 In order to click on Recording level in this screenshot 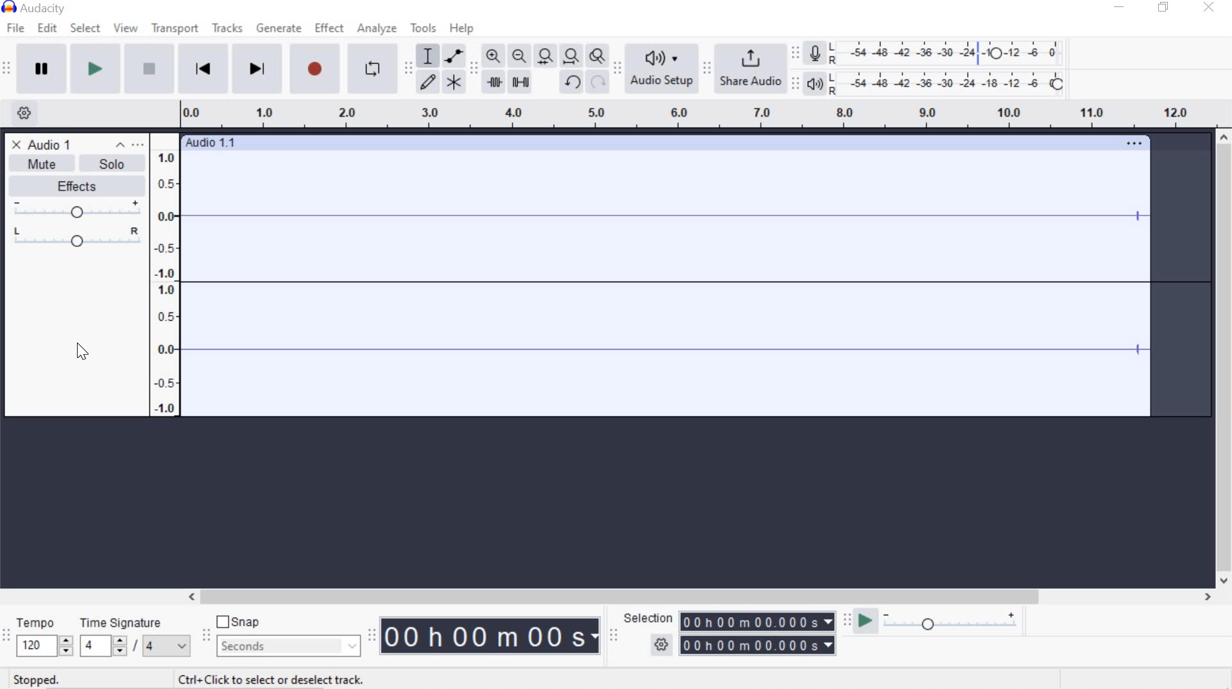, I will do `click(952, 50)`.